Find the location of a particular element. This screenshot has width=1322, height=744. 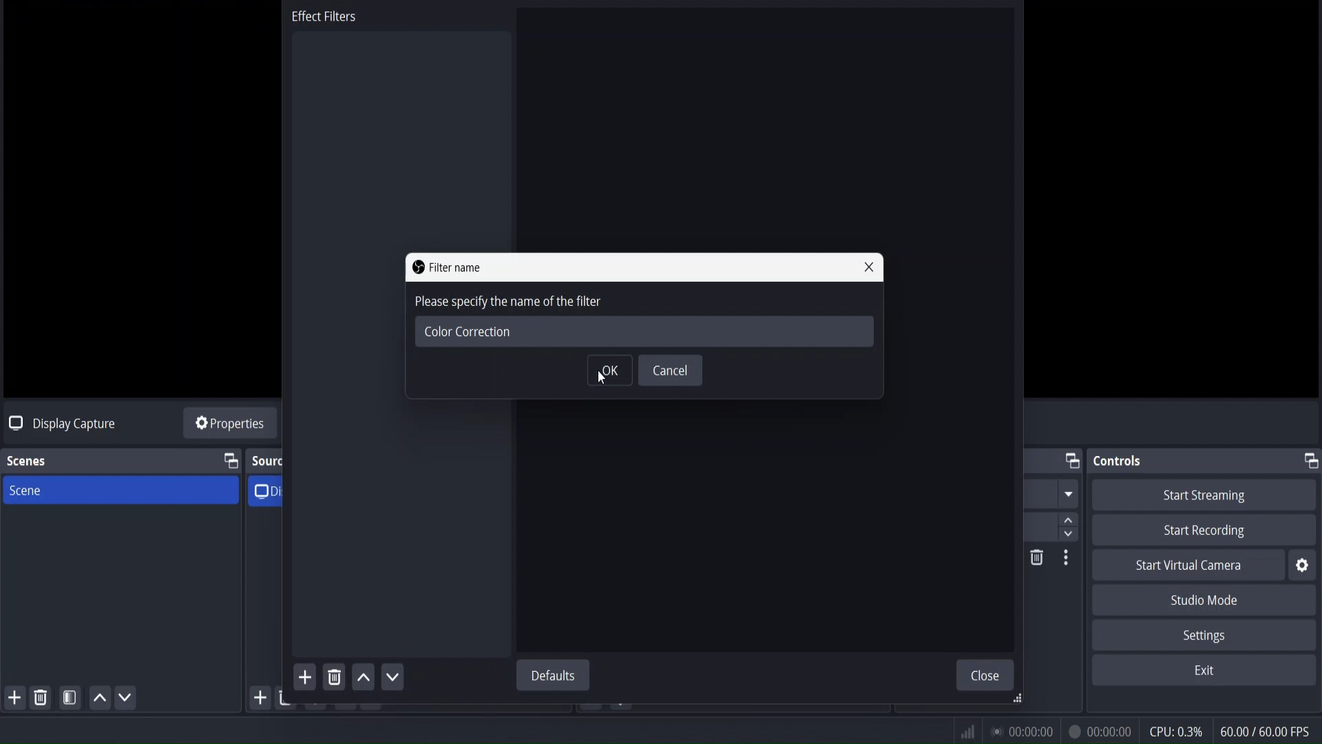

add scene is located at coordinates (15, 699).